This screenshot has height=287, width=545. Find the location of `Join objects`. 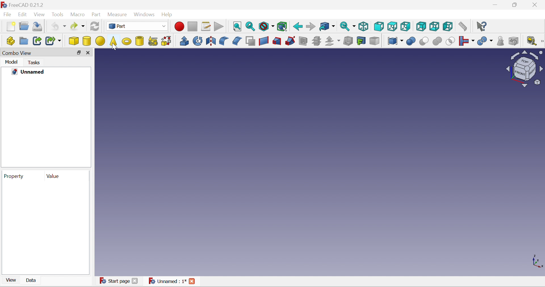

Join objects is located at coordinates (466, 41).